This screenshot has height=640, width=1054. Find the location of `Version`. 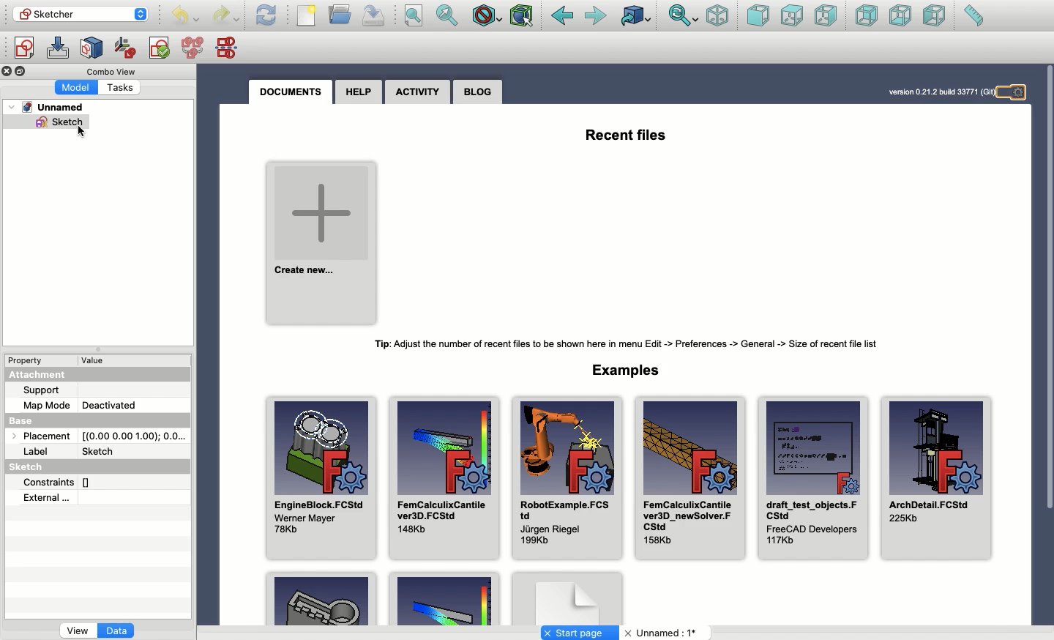

Version is located at coordinates (932, 92).